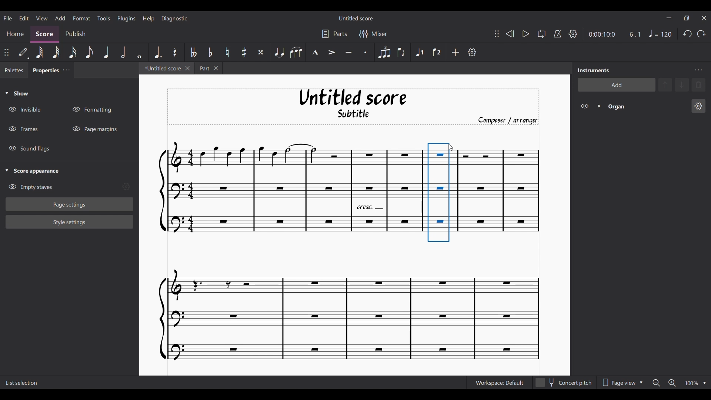  I want to click on Hide Frames, so click(23, 129).